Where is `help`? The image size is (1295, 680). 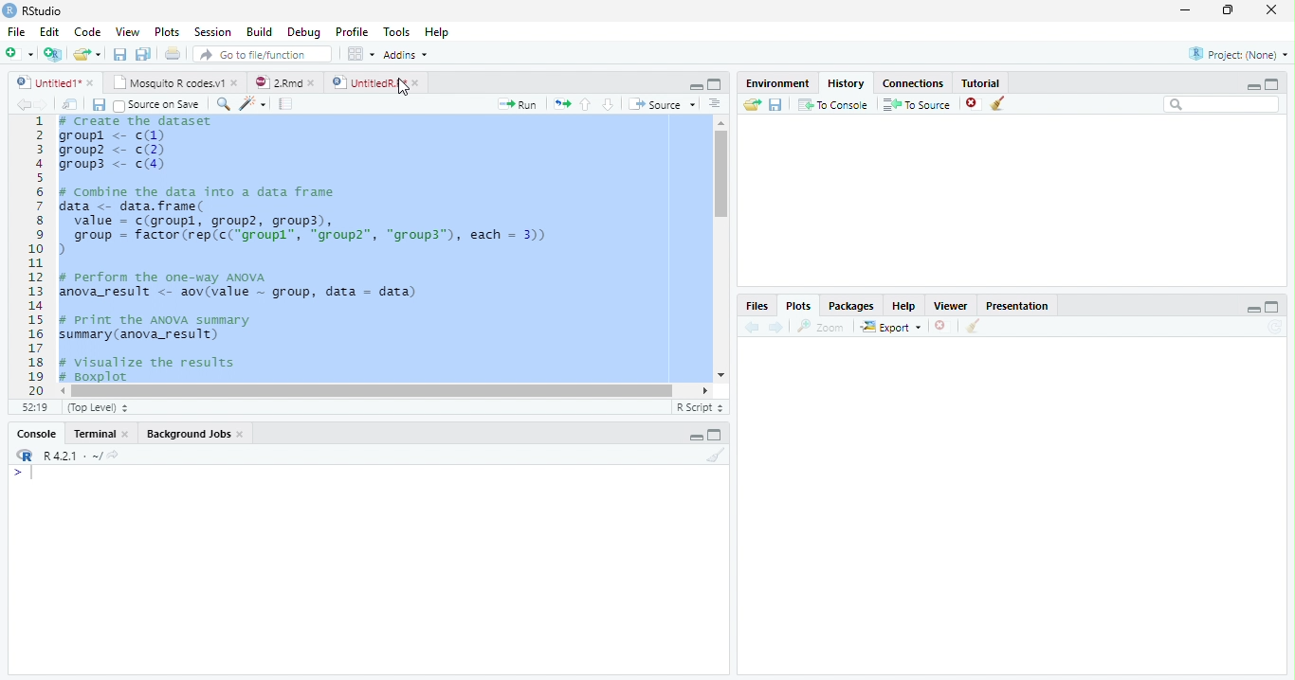
help is located at coordinates (904, 306).